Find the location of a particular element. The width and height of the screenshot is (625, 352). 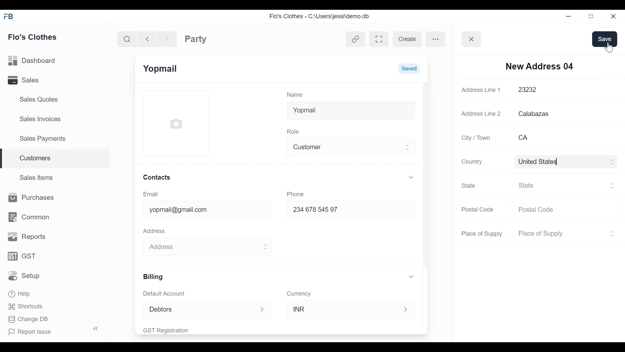

Sales Quotes is located at coordinates (39, 99).